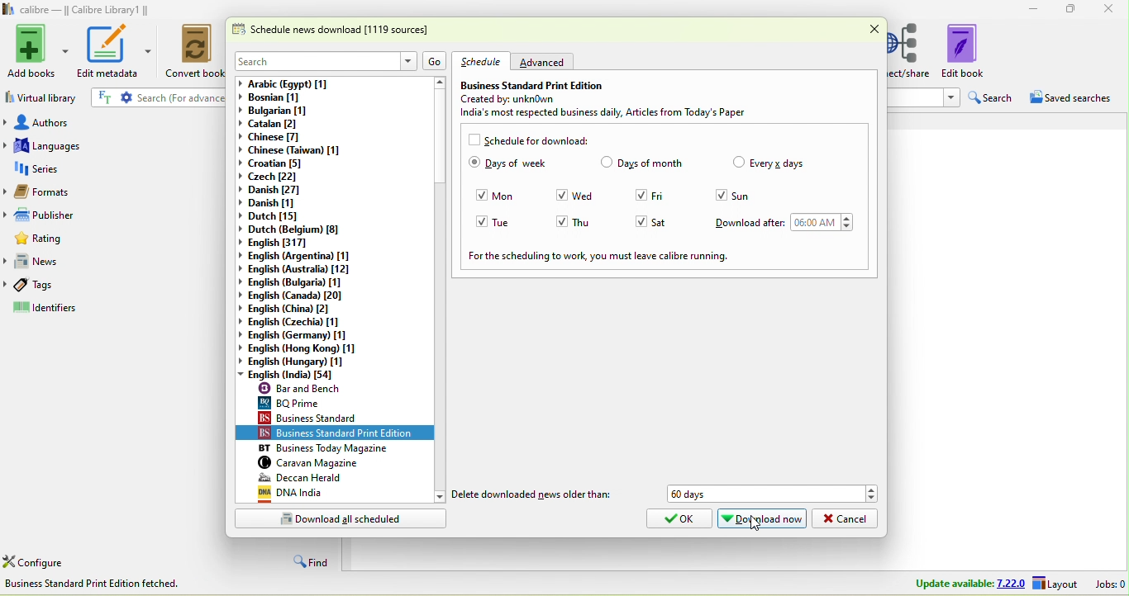 Image resolution: width=1129 pixels, height=596 pixels. Describe the element at coordinates (1074, 10) in the screenshot. I see `maximize` at that location.